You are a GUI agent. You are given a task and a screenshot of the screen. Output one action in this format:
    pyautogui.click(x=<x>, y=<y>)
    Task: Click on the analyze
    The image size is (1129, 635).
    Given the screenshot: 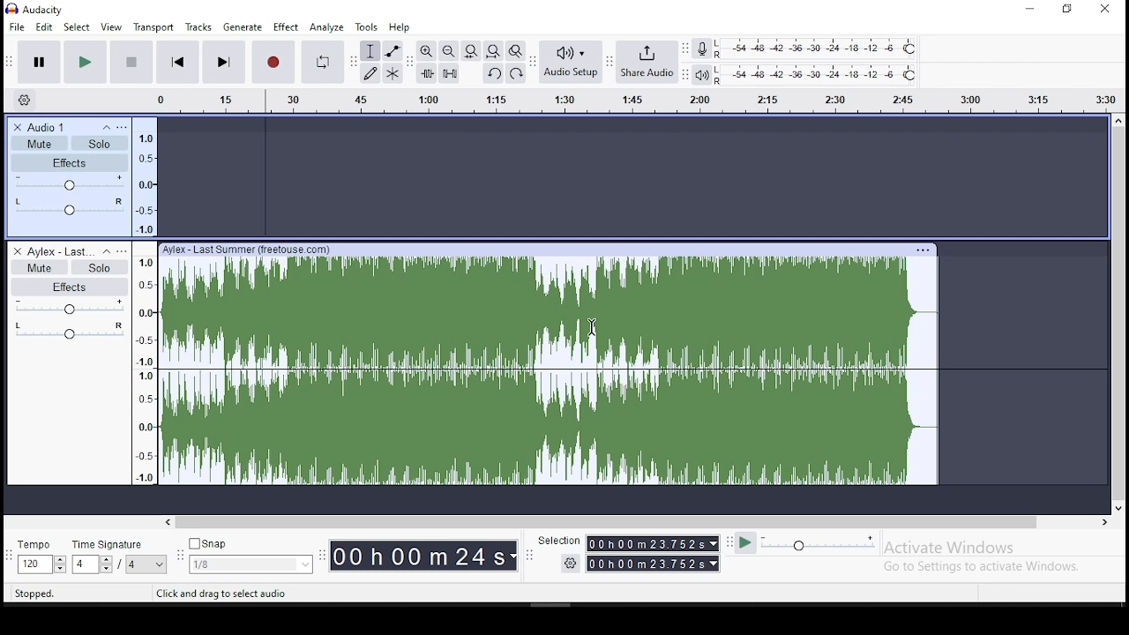 What is the action you would take?
    pyautogui.click(x=327, y=26)
    